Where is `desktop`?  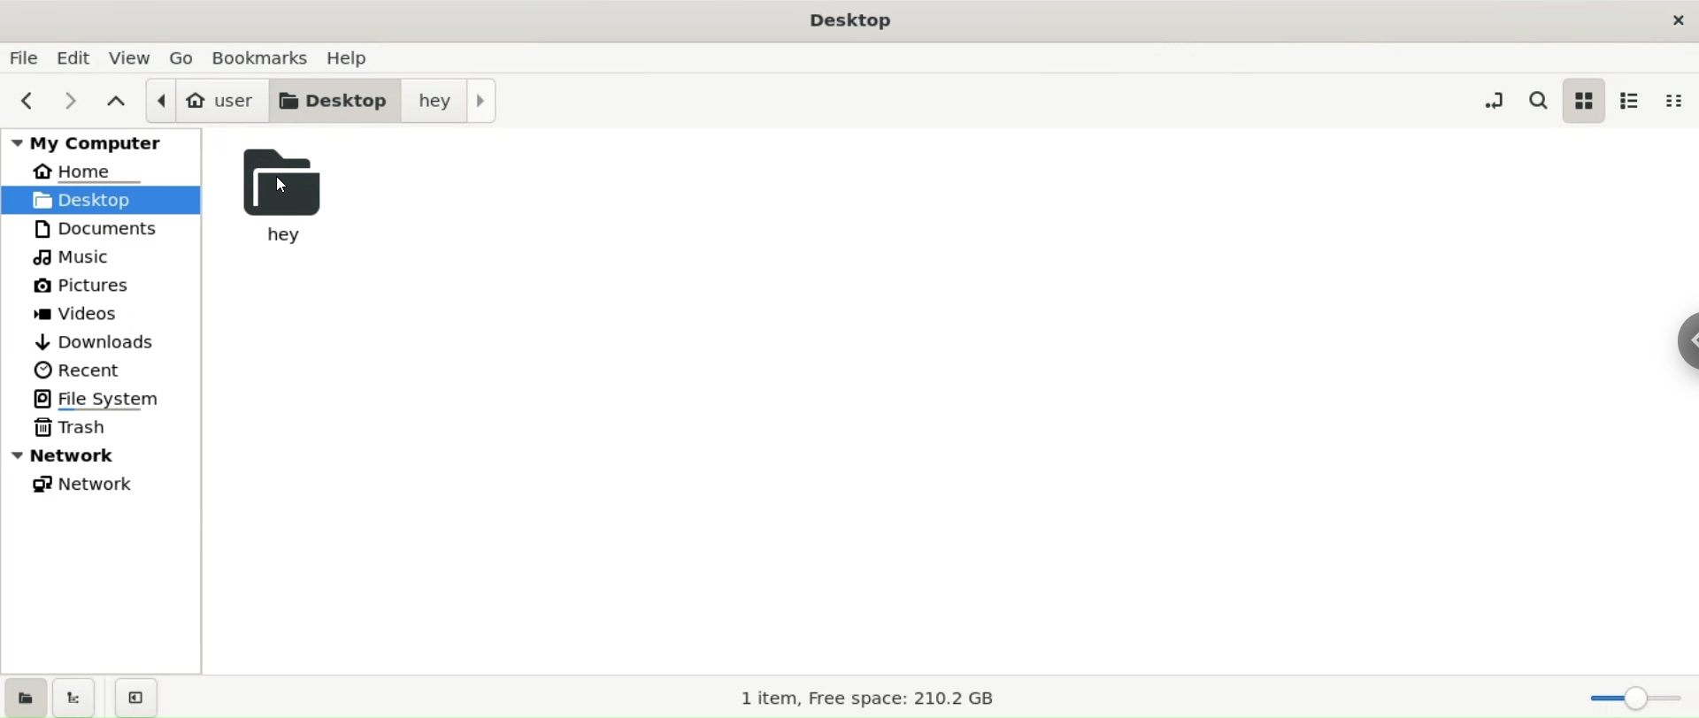 desktop is located at coordinates (101, 202).